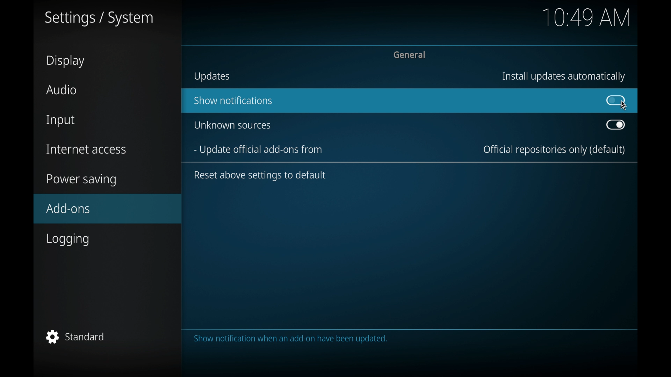 The width and height of the screenshot is (671, 377). I want to click on official repositories only, so click(554, 150).